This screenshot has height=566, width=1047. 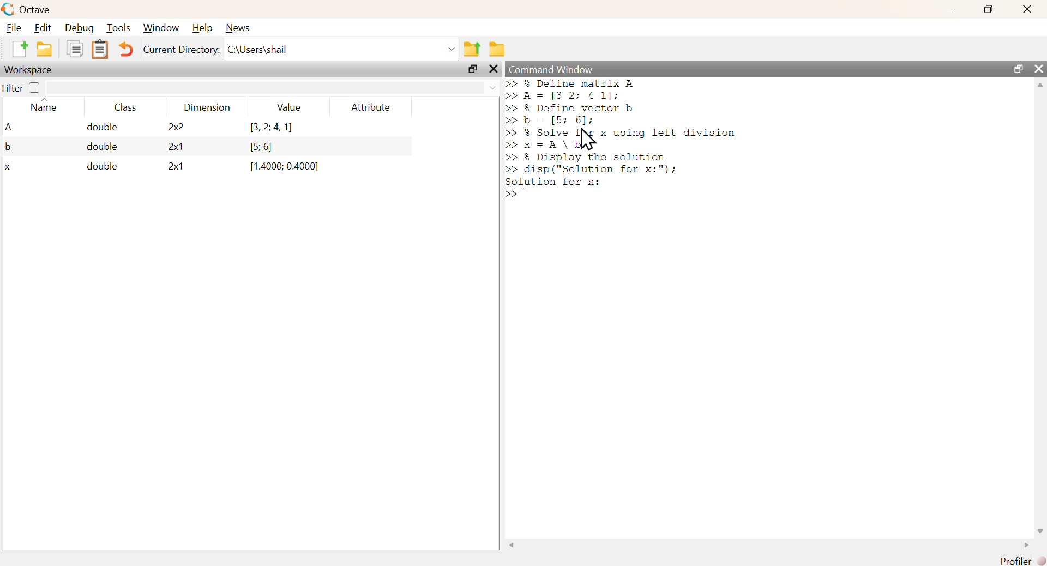 I want to click on name, so click(x=42, y=107).